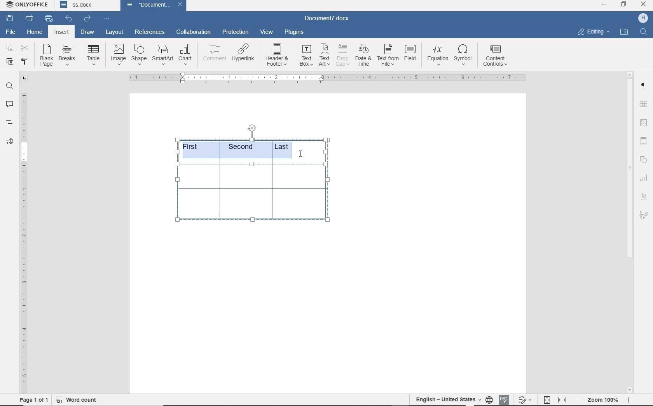  What do you see at coordinates (235, 32) in the screenshot?
I see `protection` at bounding box center [235, 32].